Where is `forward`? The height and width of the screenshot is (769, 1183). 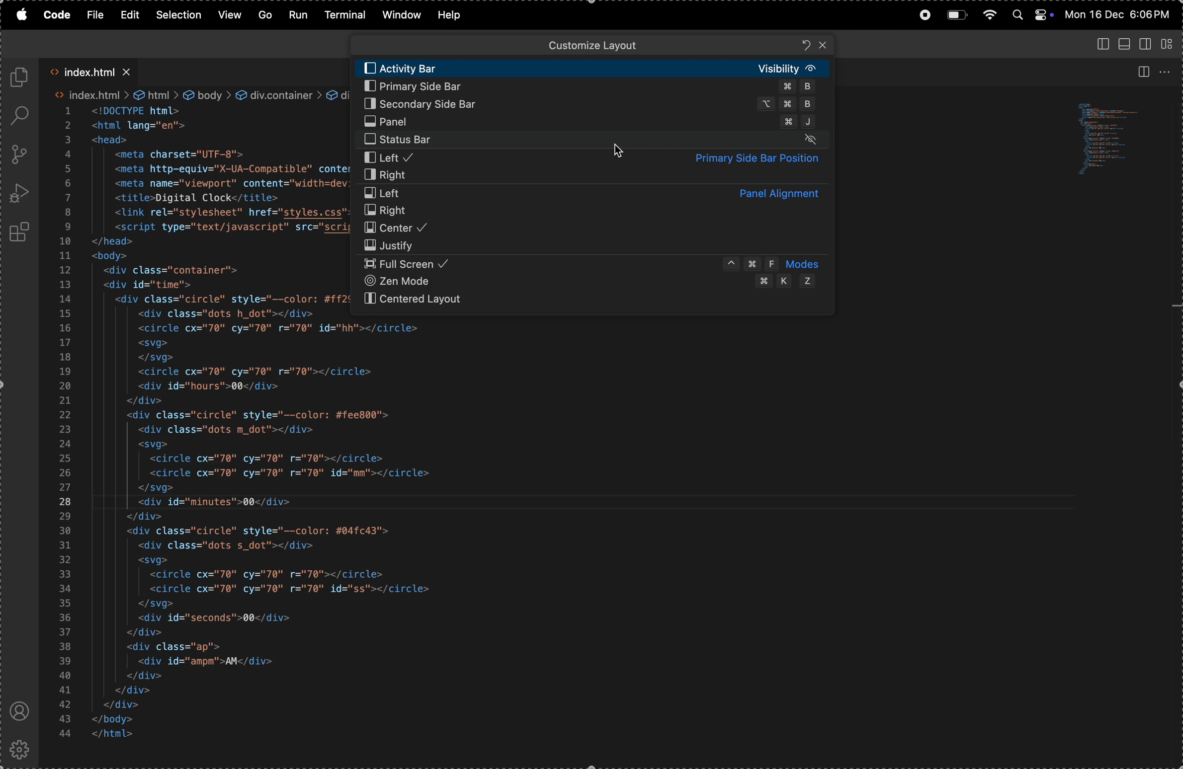
forward is located at coordinates (371, 44).